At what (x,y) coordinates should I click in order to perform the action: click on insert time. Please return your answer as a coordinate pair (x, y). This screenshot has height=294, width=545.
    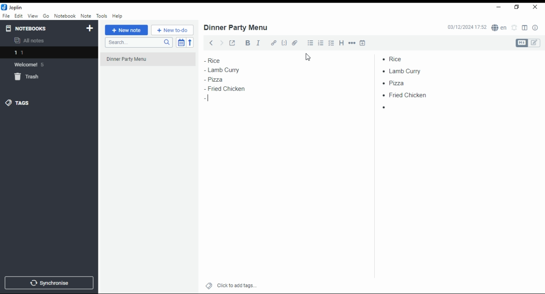
    Looking at the image, I should click on (362, 42).